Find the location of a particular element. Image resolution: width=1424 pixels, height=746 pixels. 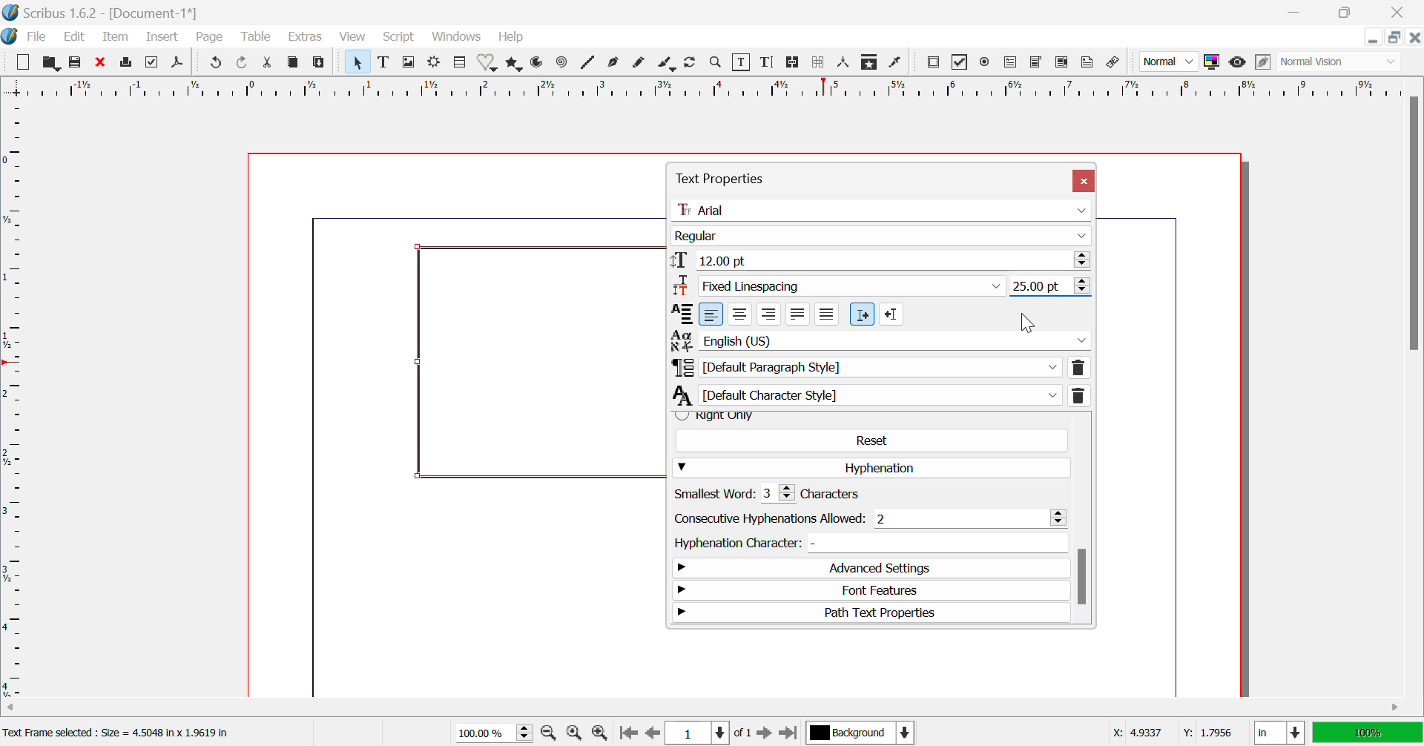

Freehand Line is located at coordinates (639, 65).